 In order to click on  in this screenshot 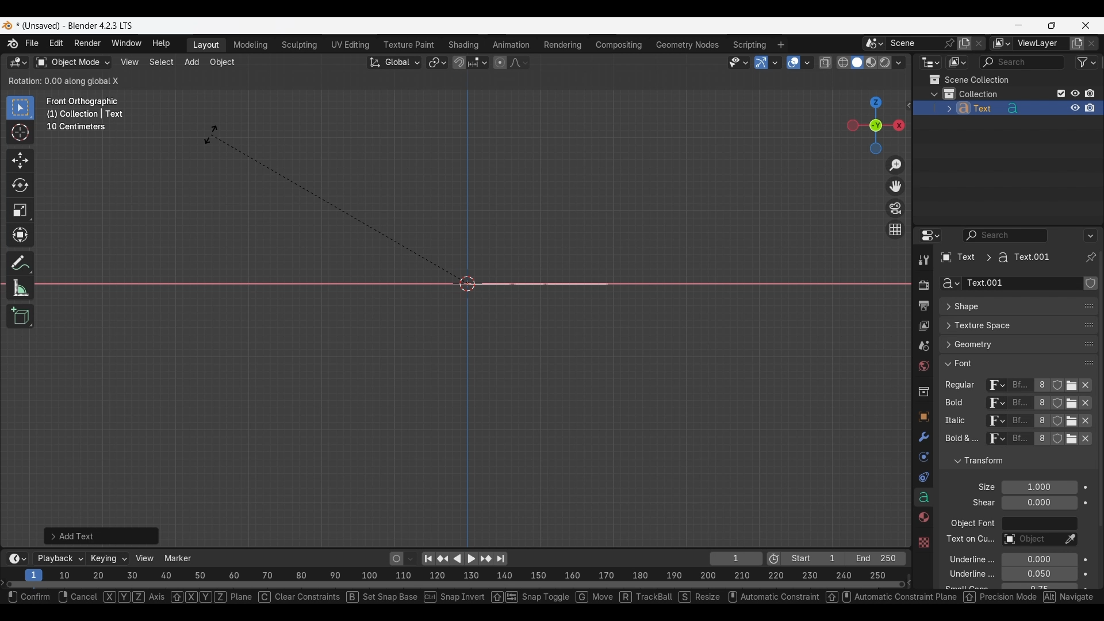, I will do `click(959, 421)`.